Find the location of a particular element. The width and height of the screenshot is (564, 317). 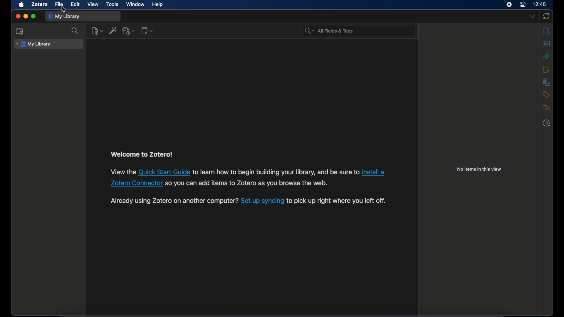

time is located at coordinates (540, 4).